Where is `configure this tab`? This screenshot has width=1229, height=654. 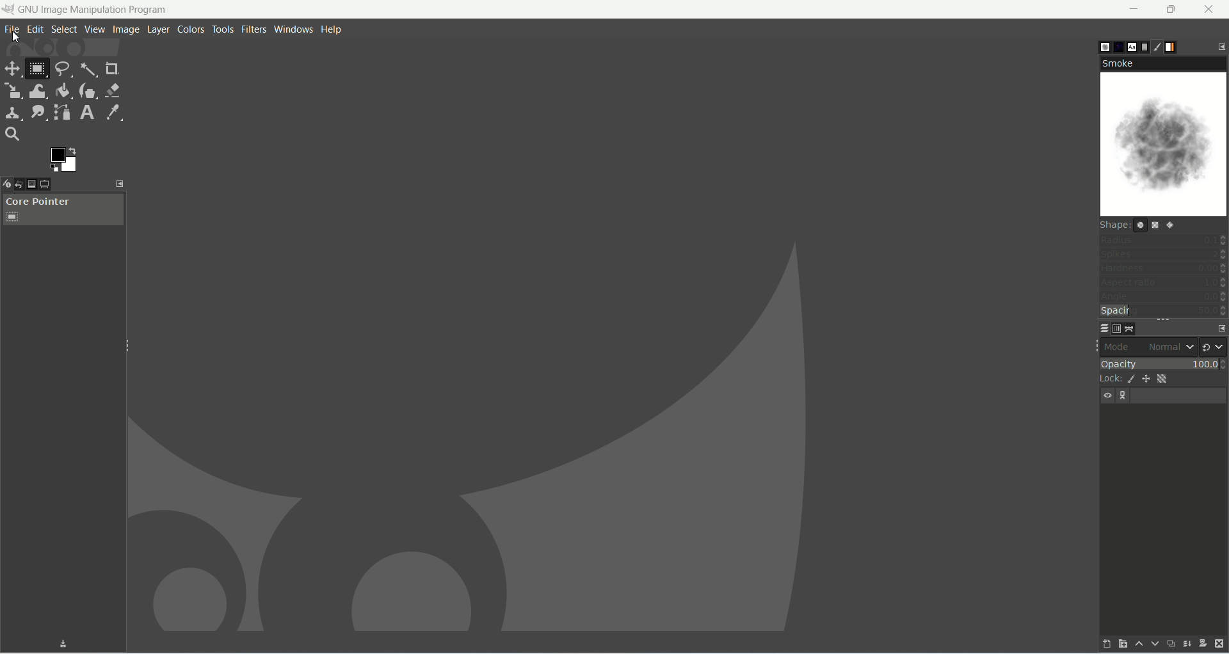
configure this tab is located at coordinates (119, 182).